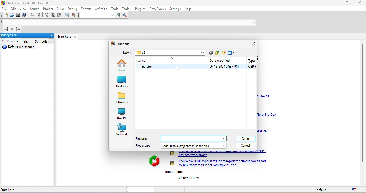 This screenshot has width=366, height=193. I want to click on network, so click(122, 130).